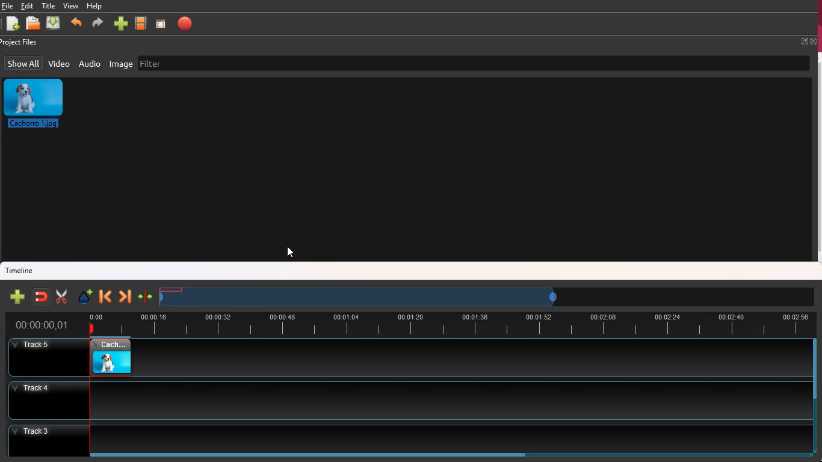  I want to click on more, so click(120, 23).